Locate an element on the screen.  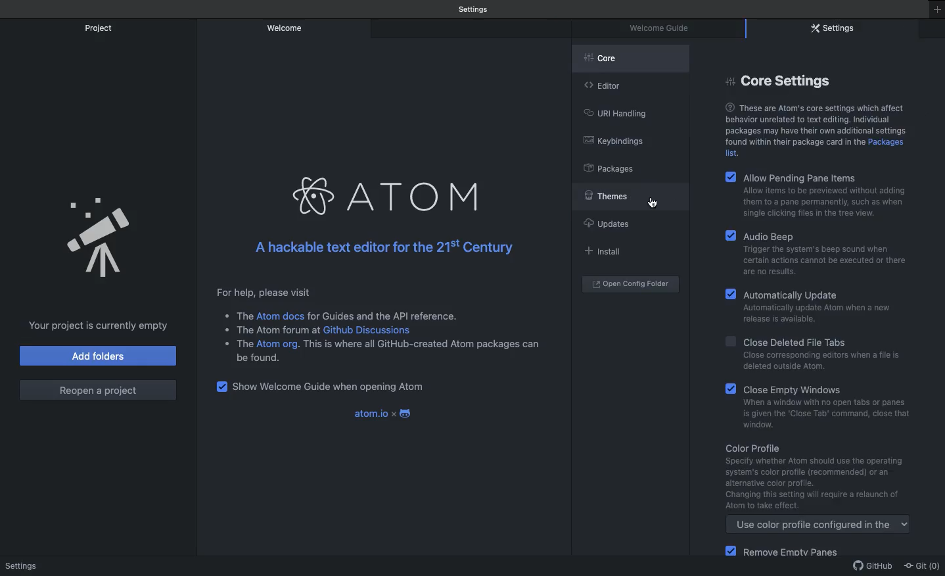
Packages is located at coordinates (612, 168).